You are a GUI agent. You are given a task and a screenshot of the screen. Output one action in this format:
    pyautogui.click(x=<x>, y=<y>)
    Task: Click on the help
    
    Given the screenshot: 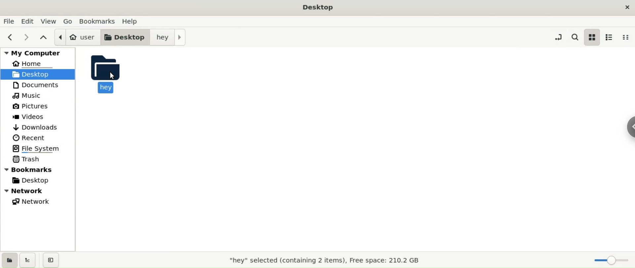 What is the action you would take?
    pyautogui.click(x=132, y=21)
    